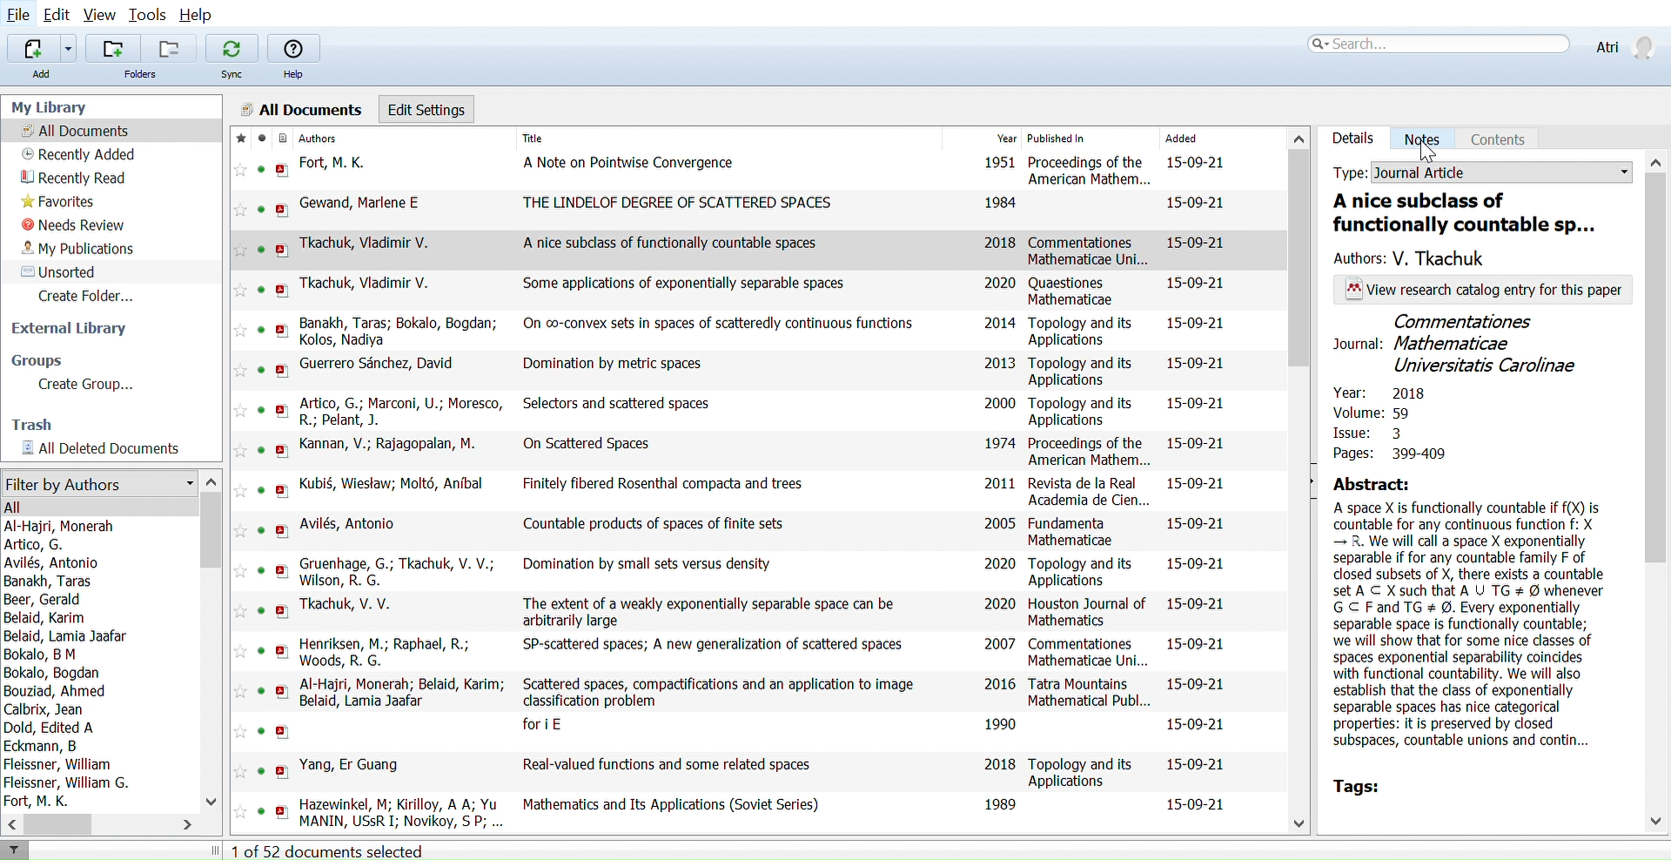  Describe the element at coordinates (999, 564) in the screenshot. I see `2020` at that location.